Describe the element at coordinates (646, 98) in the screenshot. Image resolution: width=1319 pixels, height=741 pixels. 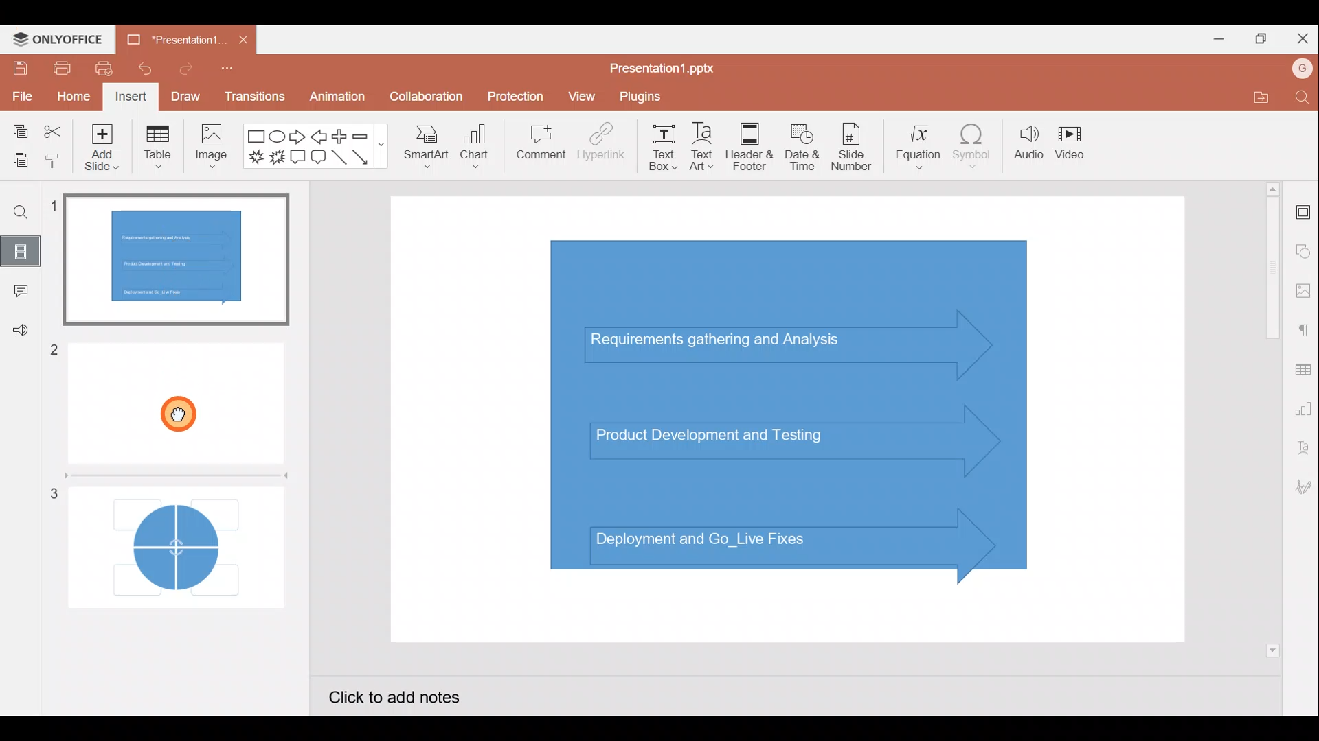
I see `Plugins` at that location.